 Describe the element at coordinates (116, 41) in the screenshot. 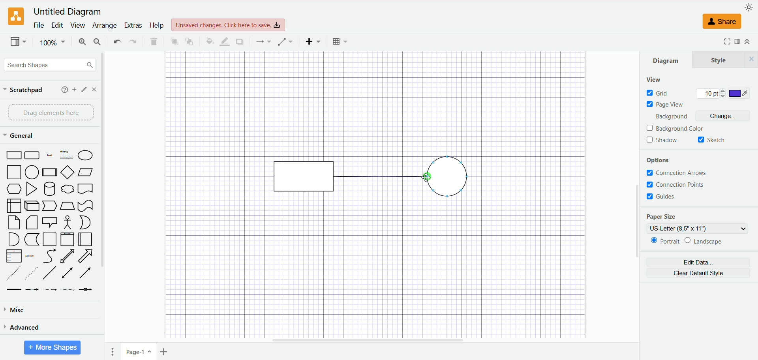

I see `undo` at that location.